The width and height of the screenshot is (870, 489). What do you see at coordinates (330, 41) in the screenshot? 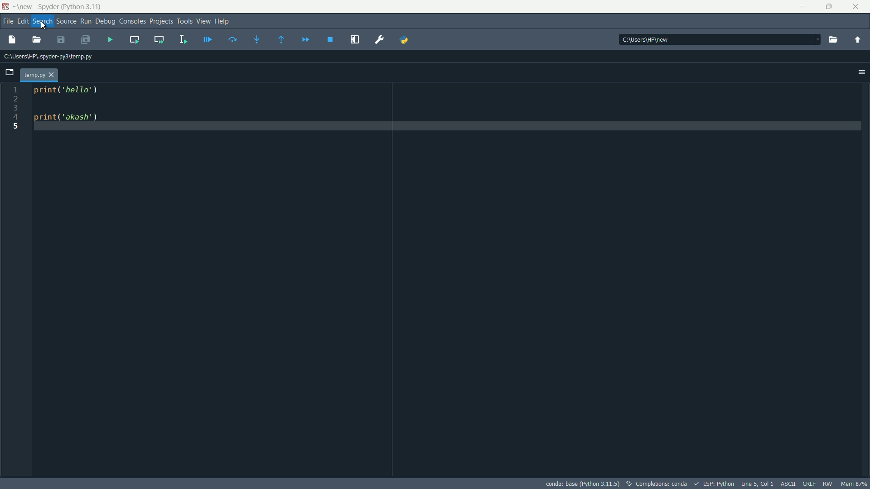
I see `stop debugging file` at bounding box center [330, 41].